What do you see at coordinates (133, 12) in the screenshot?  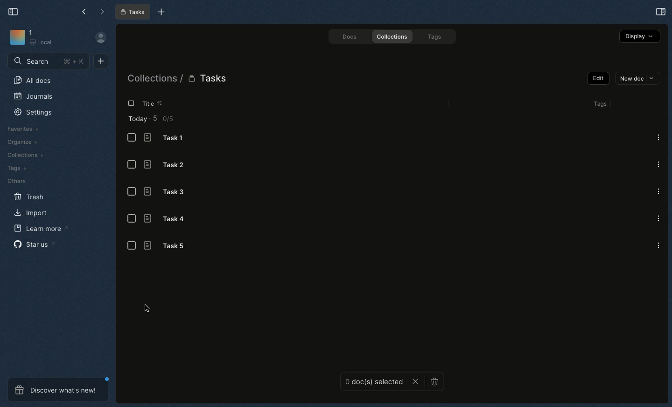 I see `Tasks` at bounding box center [133, 12].